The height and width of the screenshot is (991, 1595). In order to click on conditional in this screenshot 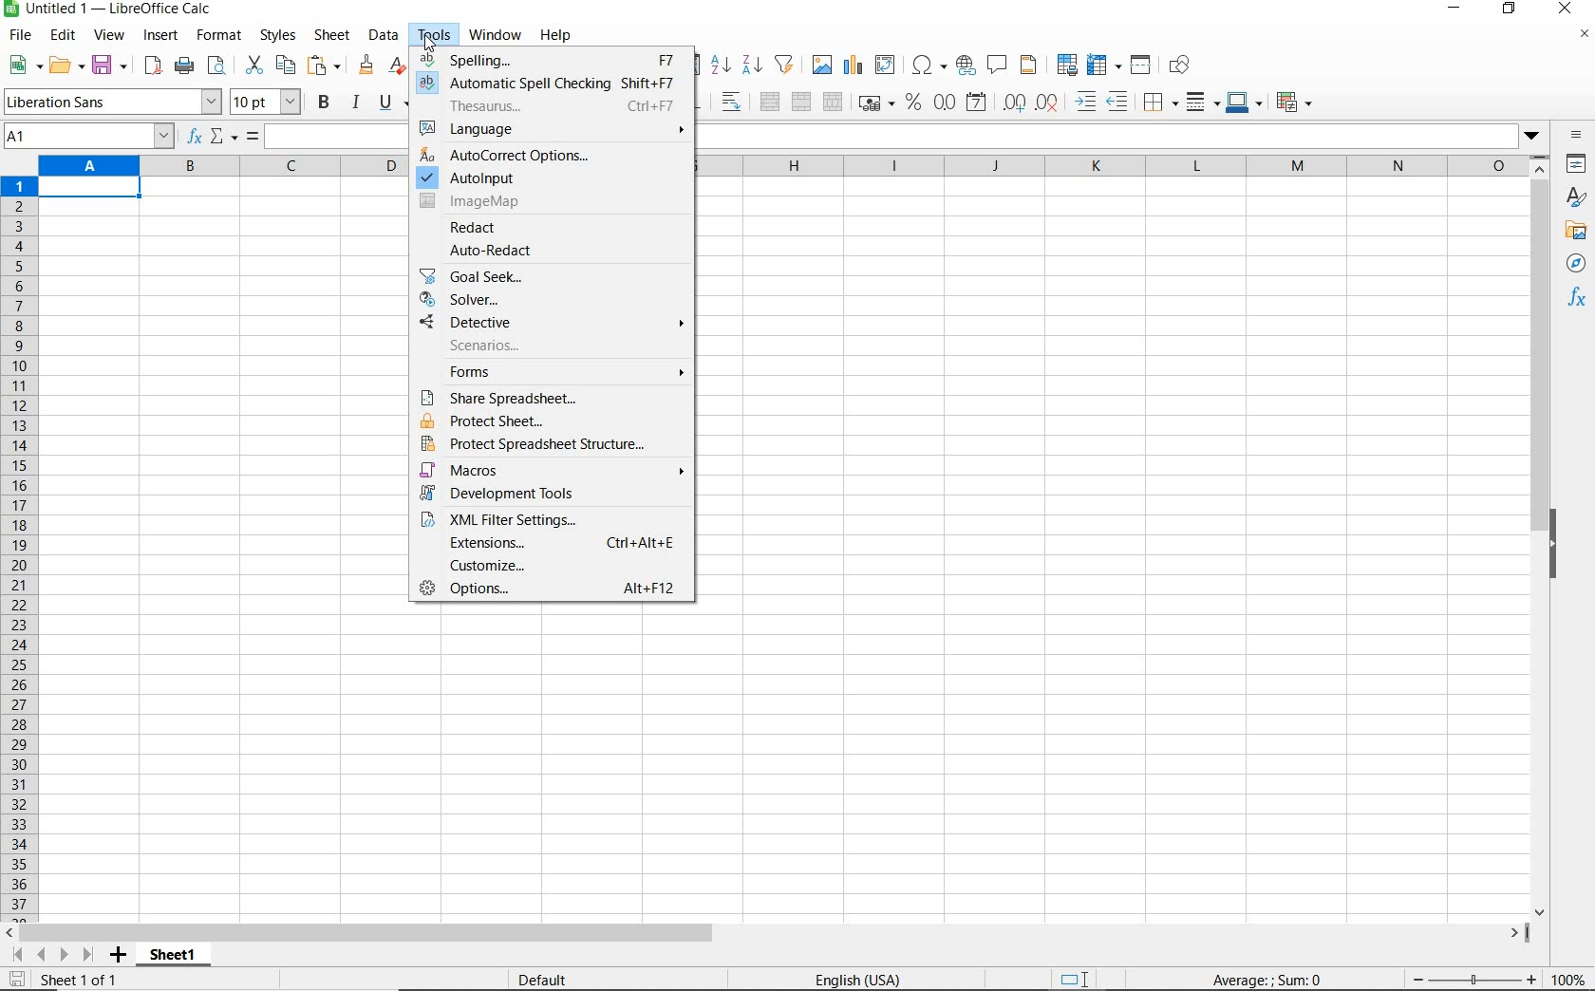, I will do `click(1294, 102)`.